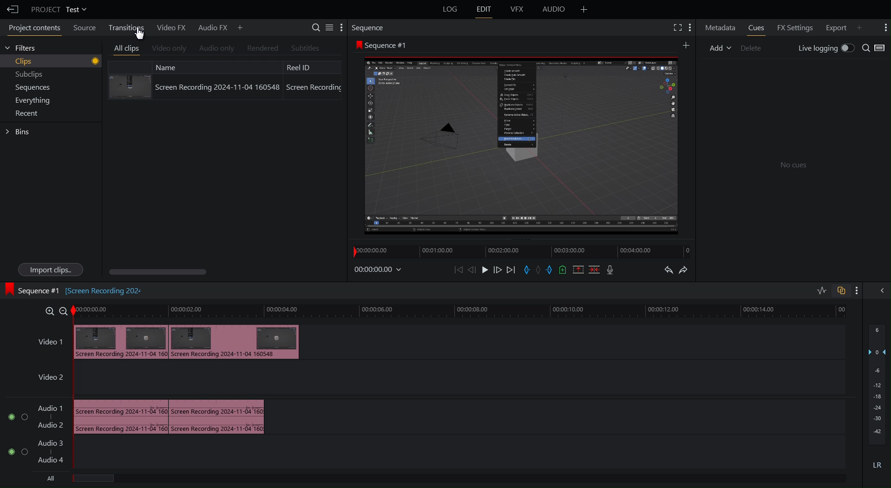 The height and width of the screenshot is (488, 891). I want to click on Preview, so click(520, 145).